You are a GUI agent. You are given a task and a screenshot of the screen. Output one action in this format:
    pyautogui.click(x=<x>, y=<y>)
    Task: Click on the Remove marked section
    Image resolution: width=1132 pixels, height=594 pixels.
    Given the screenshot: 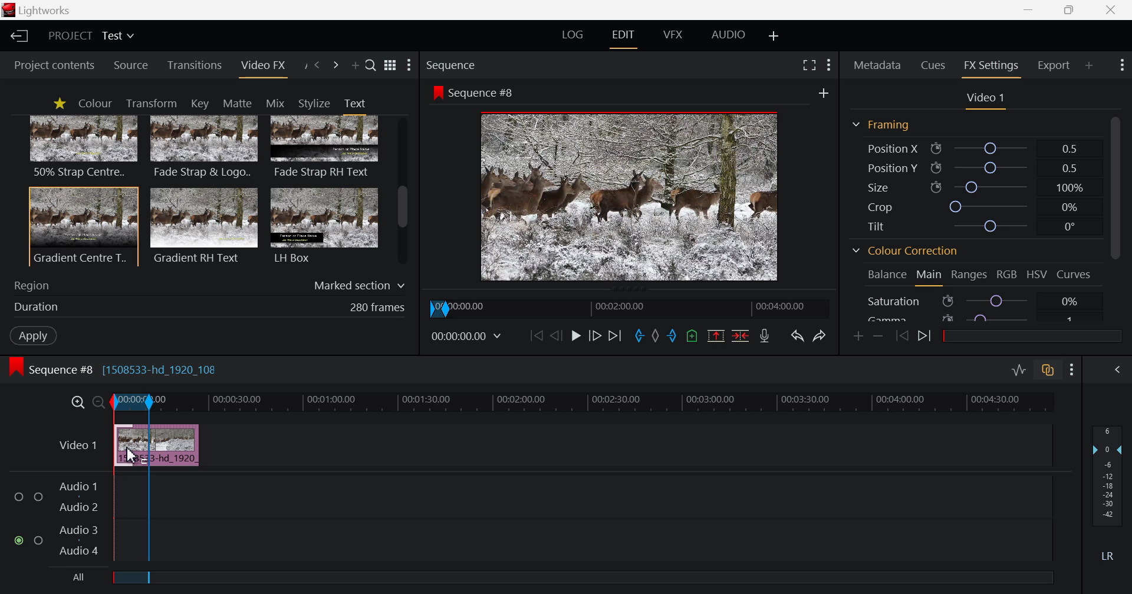 What is the action you would take?
    pyautogui.click(x=716, y=335)
    